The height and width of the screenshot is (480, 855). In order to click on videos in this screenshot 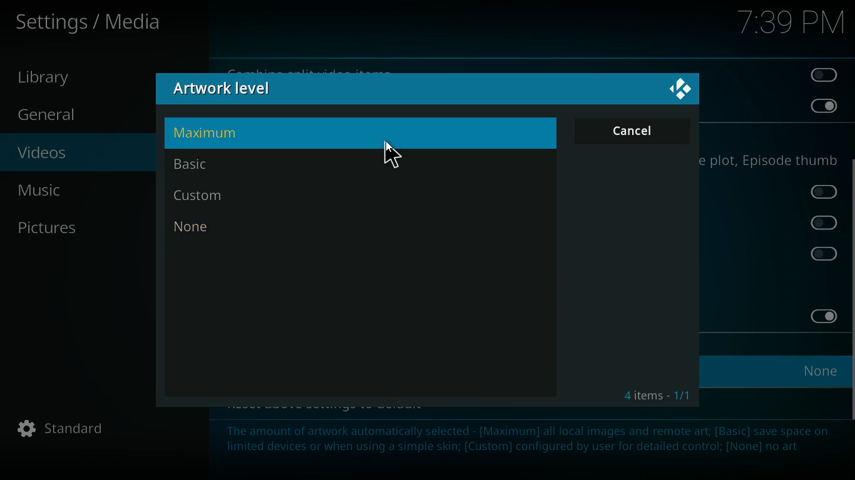, I will do `click(71, 154)`.